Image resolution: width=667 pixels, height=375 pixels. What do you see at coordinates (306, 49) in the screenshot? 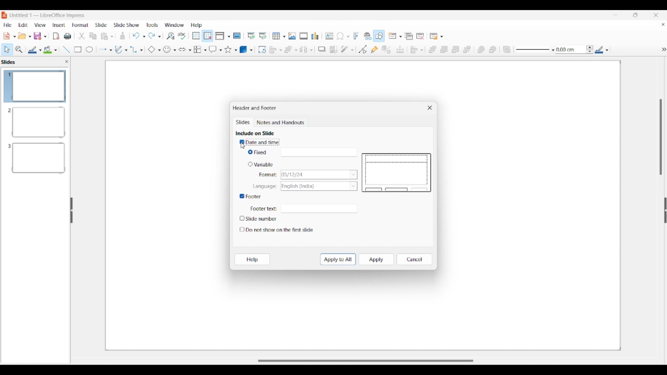
I see `Select at least 3 objects to distribute` at bounding box center [306, 49].